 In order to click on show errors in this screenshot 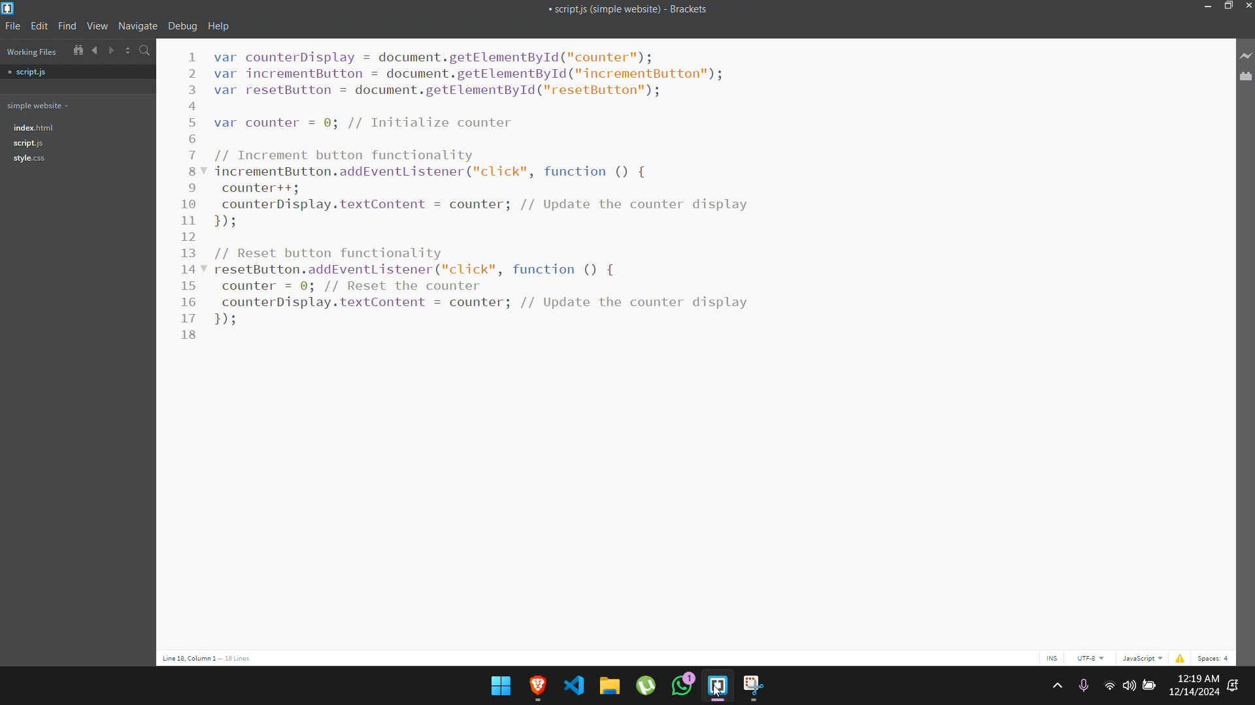, I will do `click(1180, 660)`.